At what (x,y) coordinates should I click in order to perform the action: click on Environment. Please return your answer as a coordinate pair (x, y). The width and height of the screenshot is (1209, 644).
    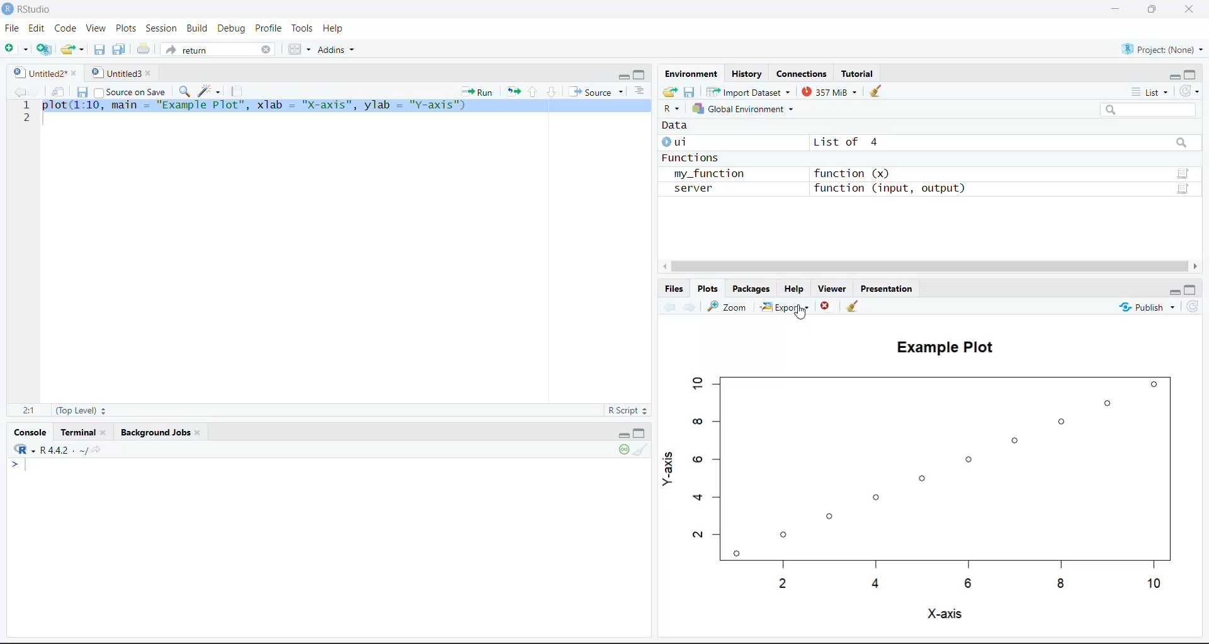
    Looking at the image, I should click on (691, 73).